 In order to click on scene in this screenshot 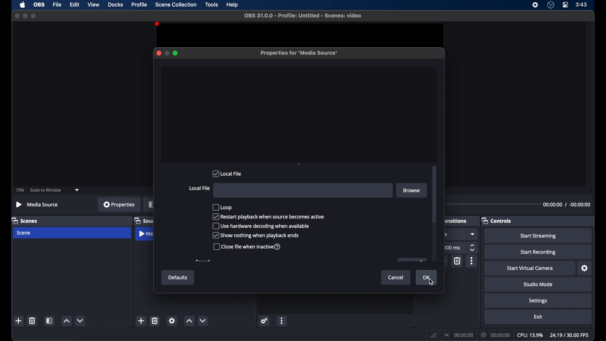, I will do `click(24, 233)`.